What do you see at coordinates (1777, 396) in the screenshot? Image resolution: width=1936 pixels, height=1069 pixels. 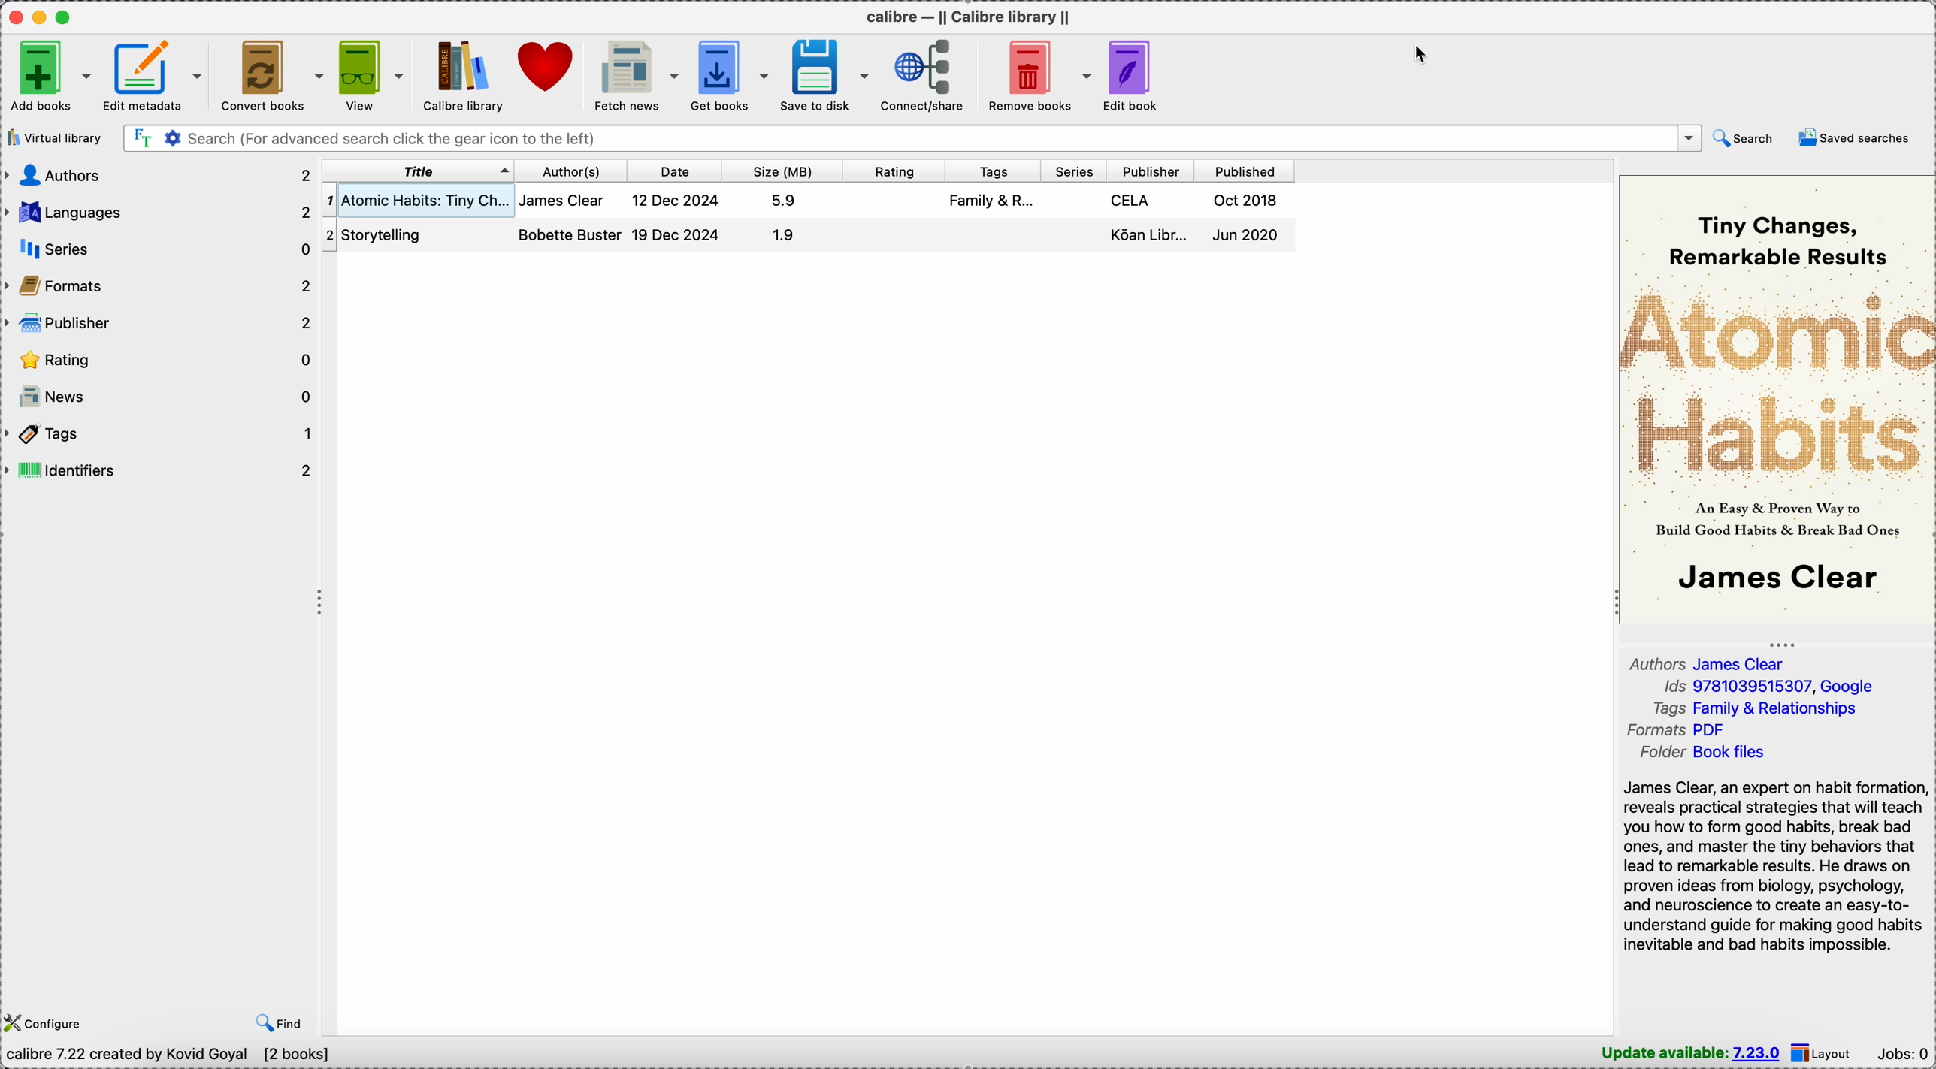 I see `book cover preview` at bounding box center [1777, 396].